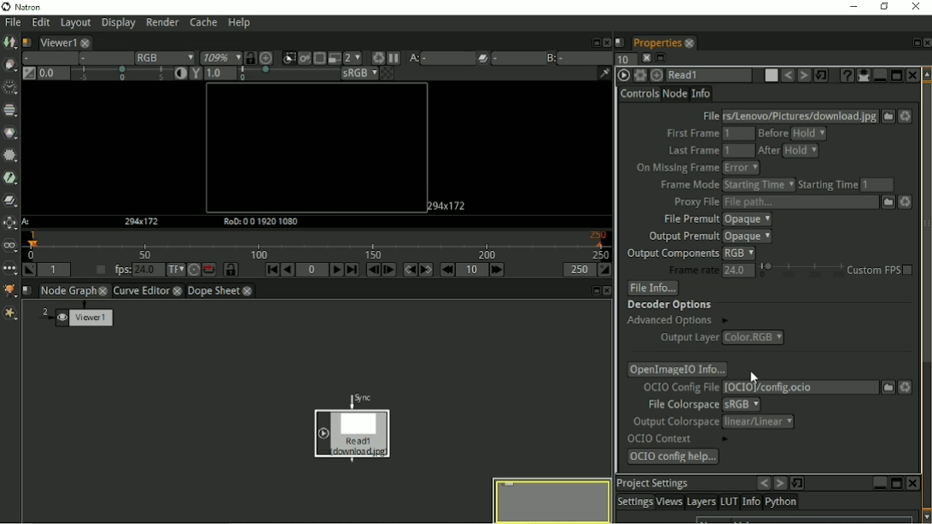 The width and height of the screenshot is (932, 524). I want to click on File premult, so click(719, 219).